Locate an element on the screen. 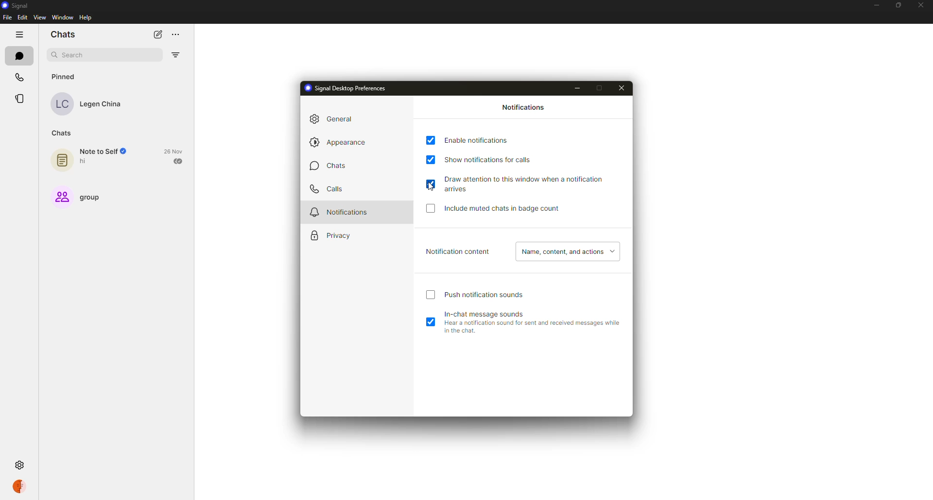 This screenshot has height=500, width=933. signal is located at coordinates (17, 5).